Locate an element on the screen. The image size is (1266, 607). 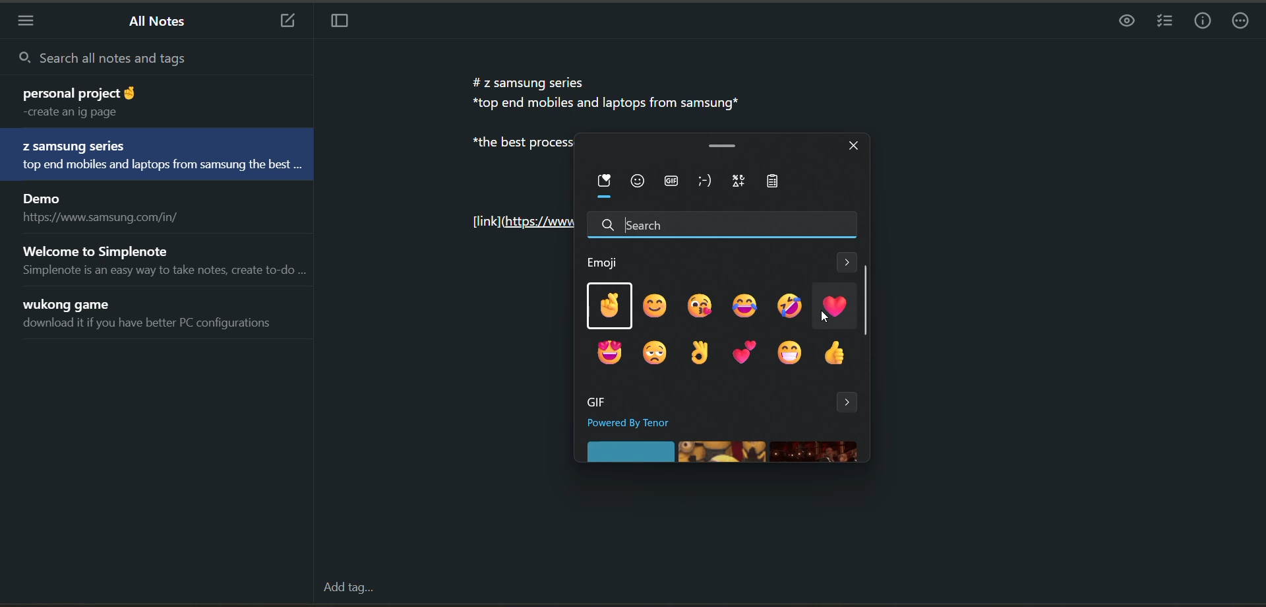
preview is located at coordinates (1122, 24).